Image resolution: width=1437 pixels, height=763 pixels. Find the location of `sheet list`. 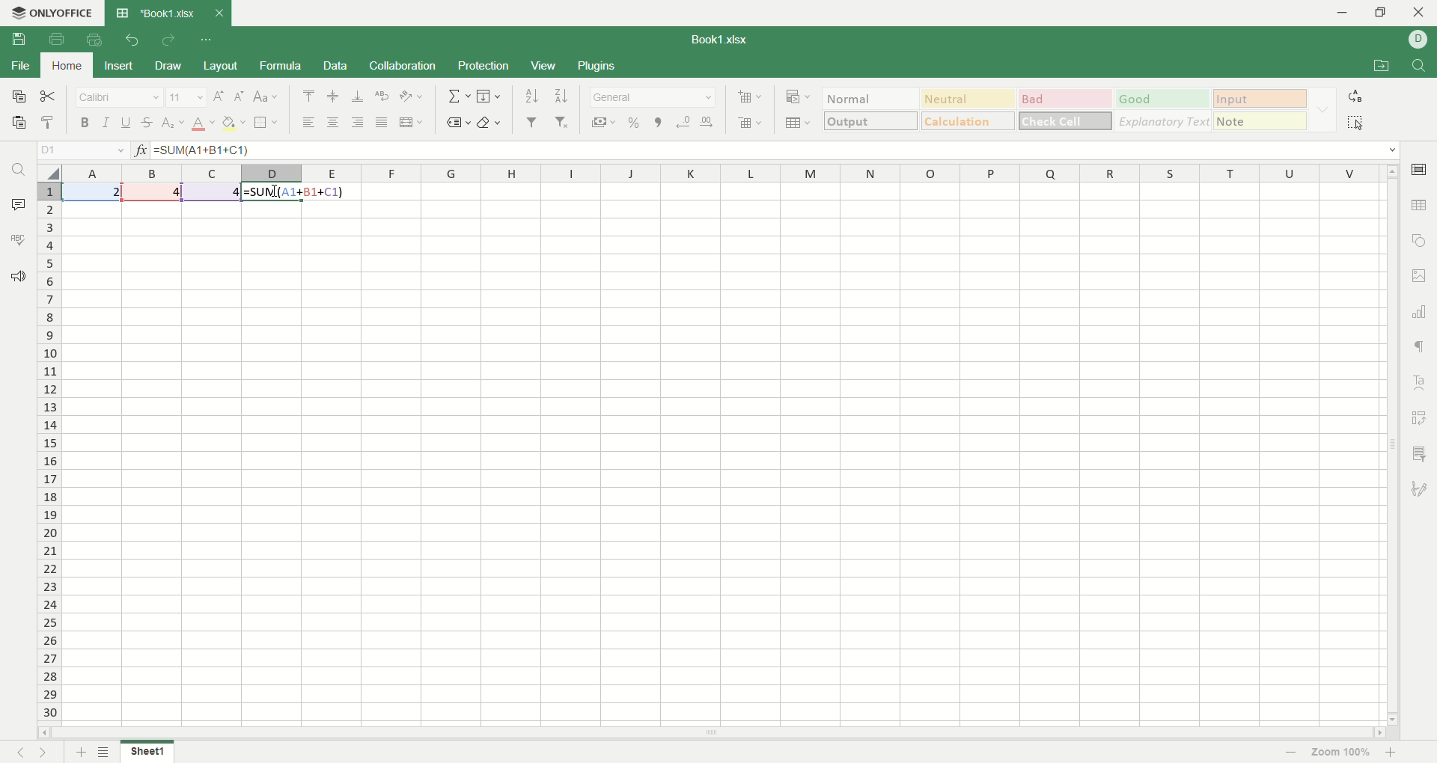

sheet list is located at coordinates (106, 752).